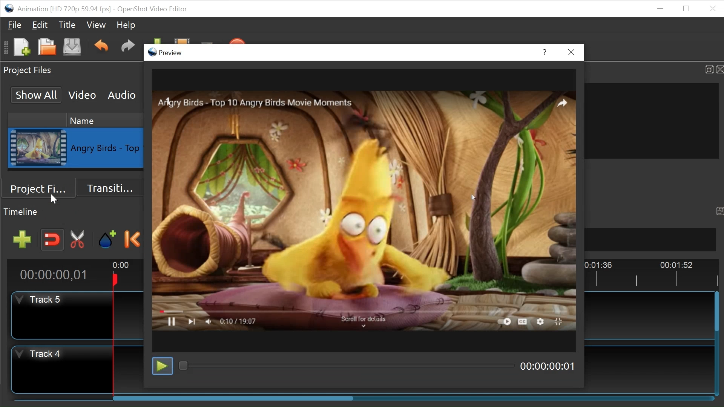 This screenshot has height=407, width=724. What do you see at coordinates (22, 240) in the screenshot?
I see `Add Track` at bounding box center [22, 240].